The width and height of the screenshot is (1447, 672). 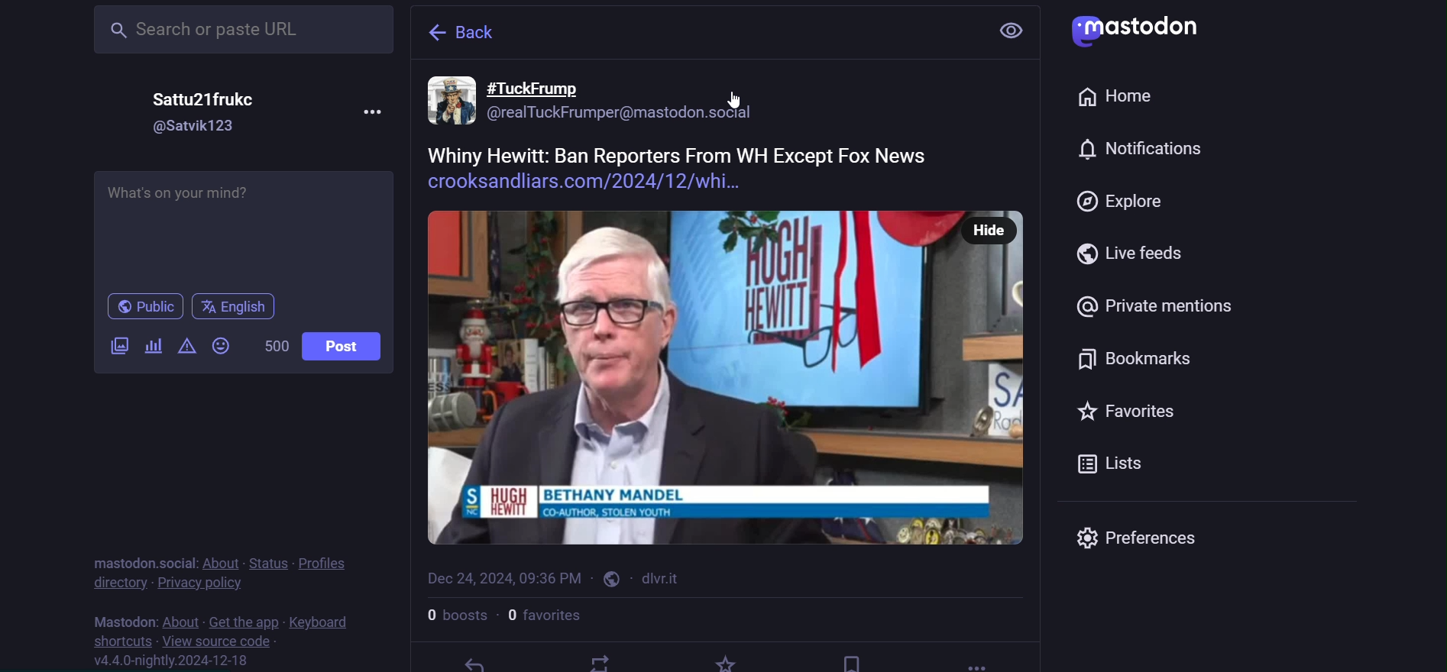 I want to click on post here, so click(x=241, y=224).